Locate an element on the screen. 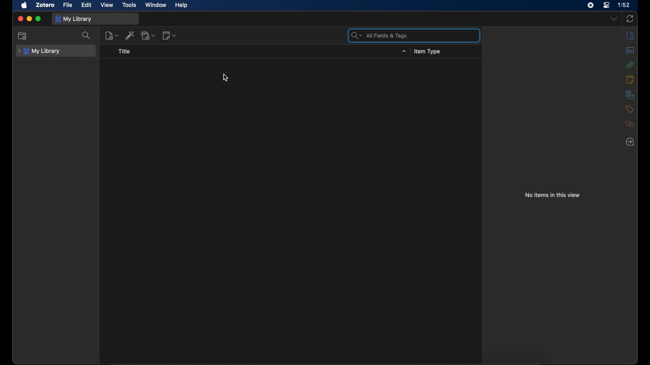 The height and width of the screenshot is (365, 650). info is located at coordinates (630, 35).